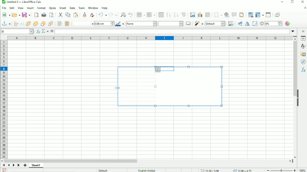 This screenshot has width=307, height=172. Describe the element at coordinates (102, 15) in the screenshot. I see `Undo` at that location.